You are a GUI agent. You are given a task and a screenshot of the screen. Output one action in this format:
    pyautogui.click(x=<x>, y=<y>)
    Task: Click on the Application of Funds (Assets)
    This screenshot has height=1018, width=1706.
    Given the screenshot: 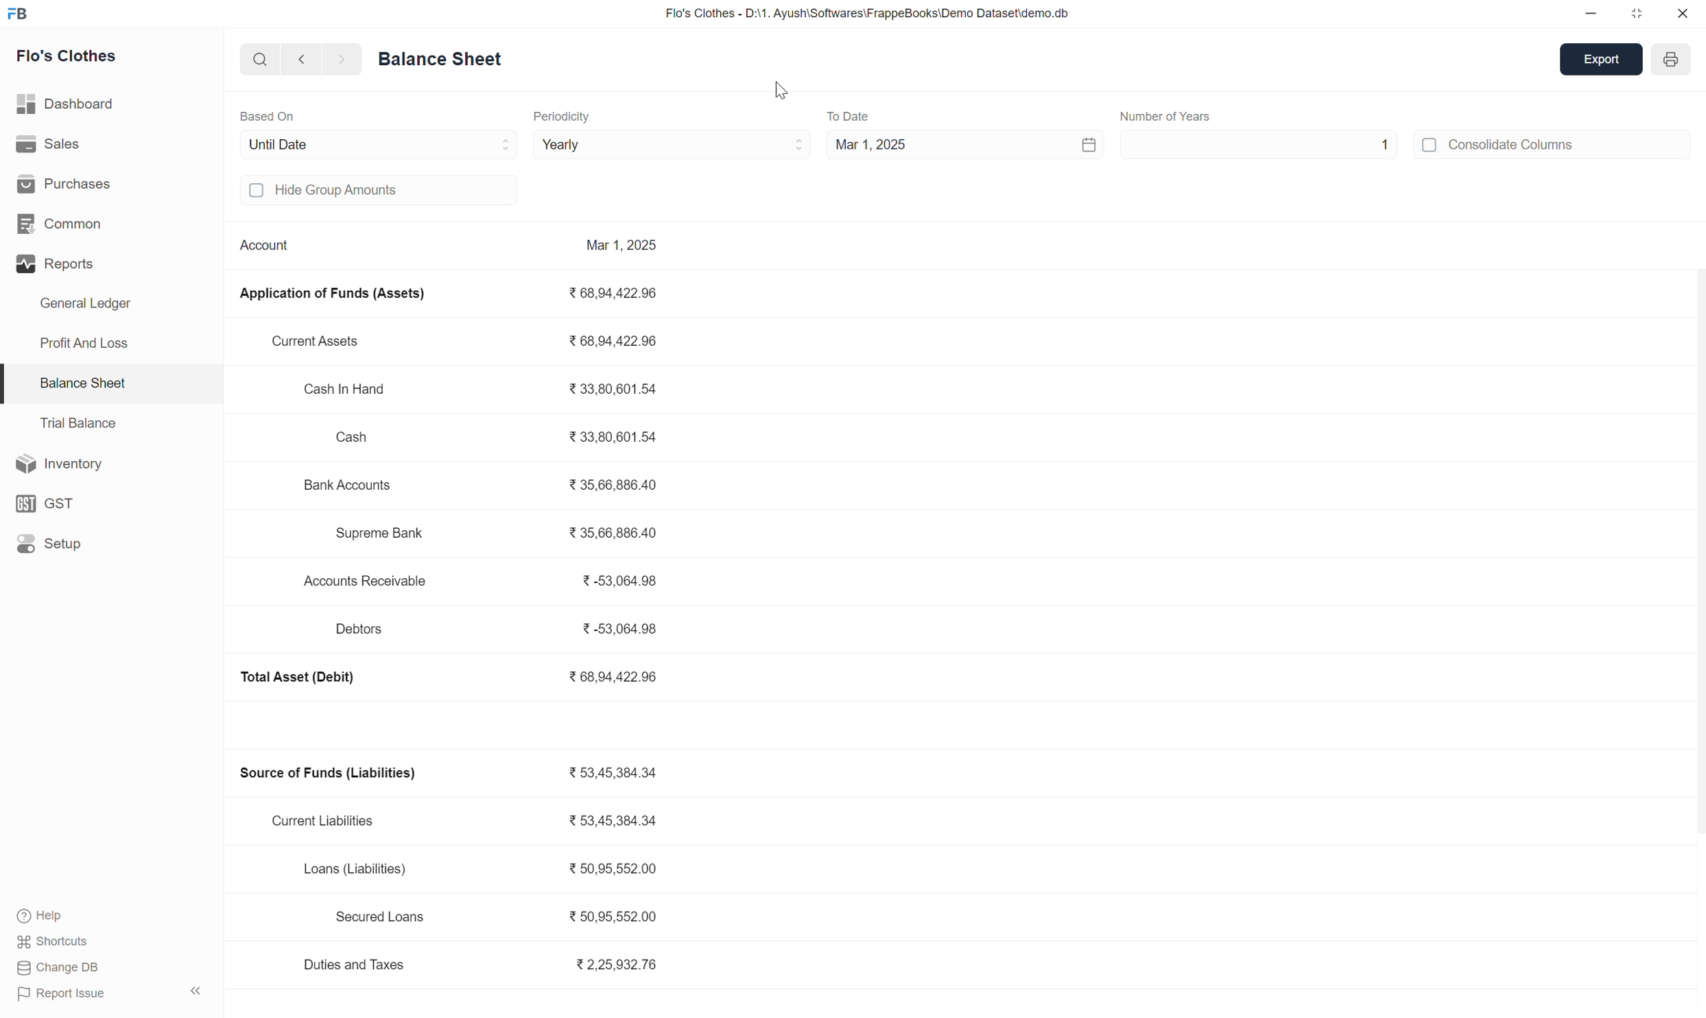 What is the action you would take?
    pyautogui.click(x=332, y=293)
    